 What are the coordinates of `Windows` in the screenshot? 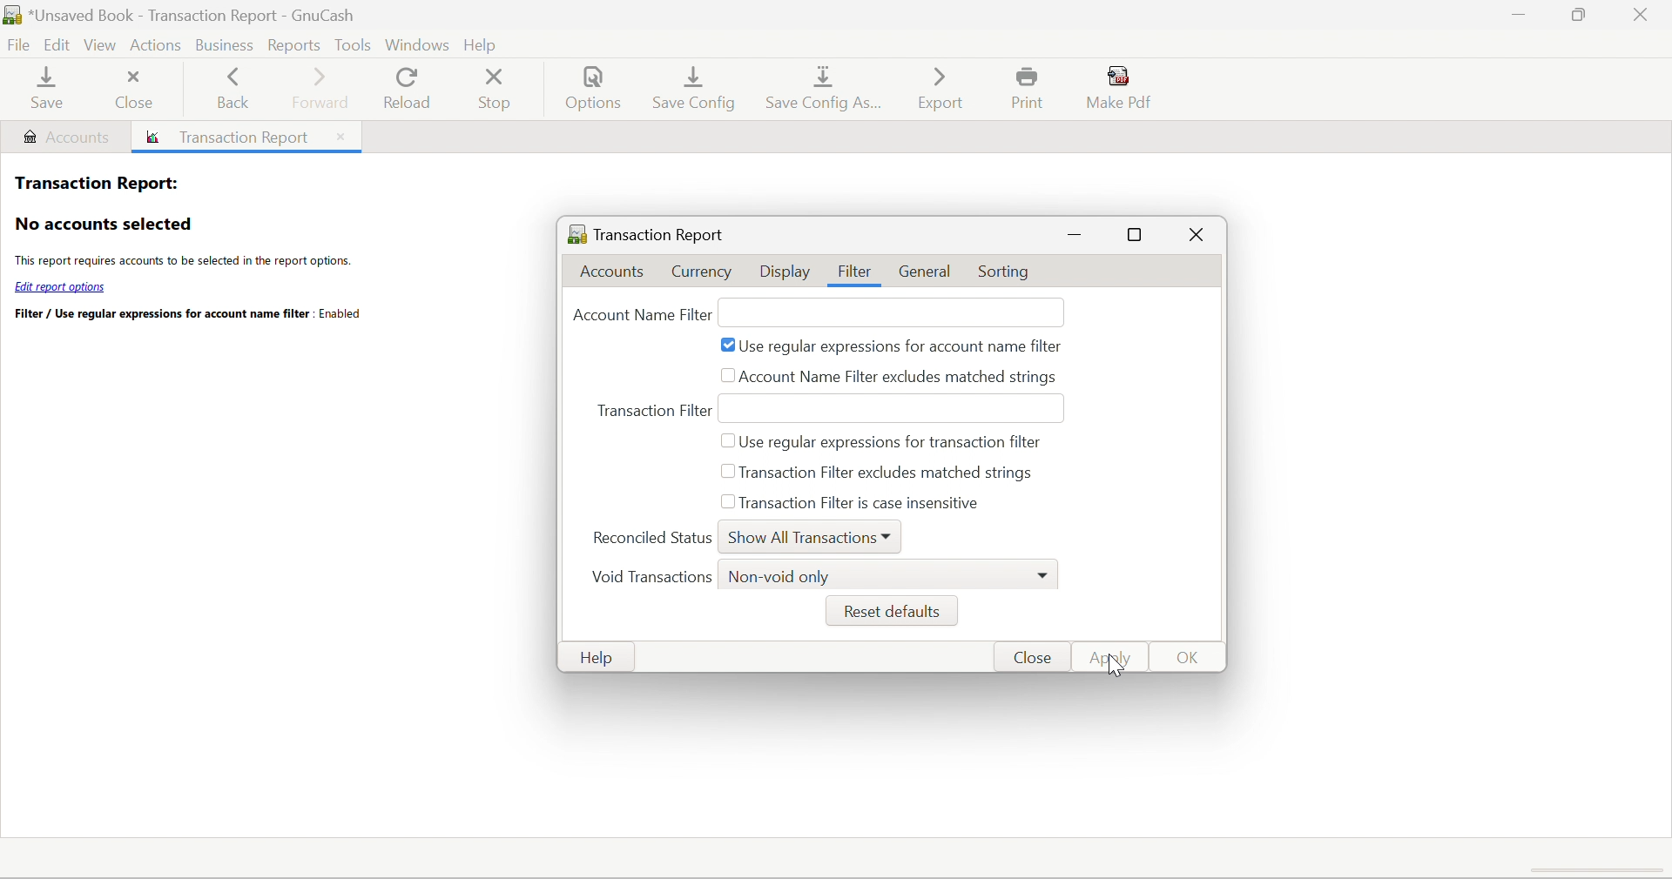 It's located at (415, 44).